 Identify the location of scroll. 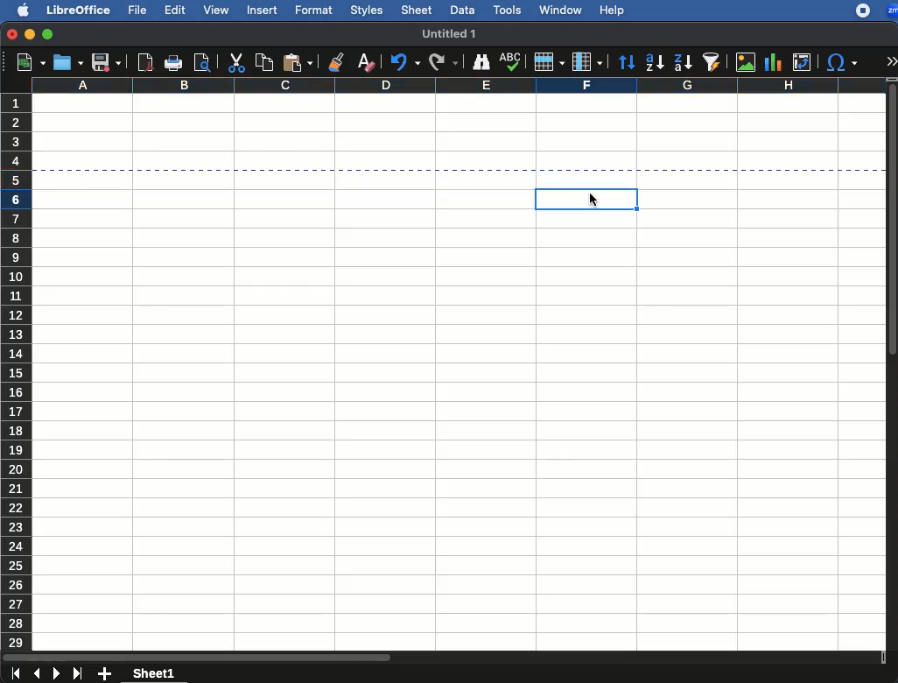
(893, 365).